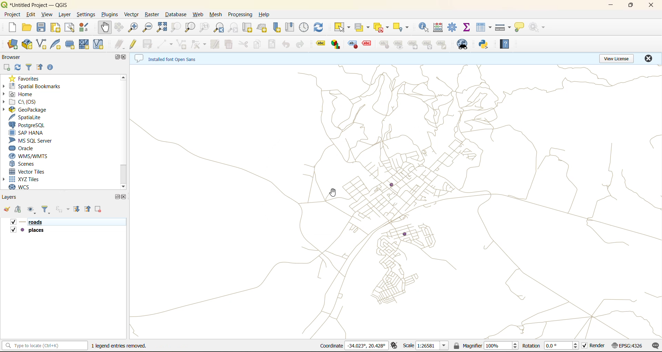  Describe the element at coordinates (29, 111) in the screenshot. I see `geopackage` at that location.